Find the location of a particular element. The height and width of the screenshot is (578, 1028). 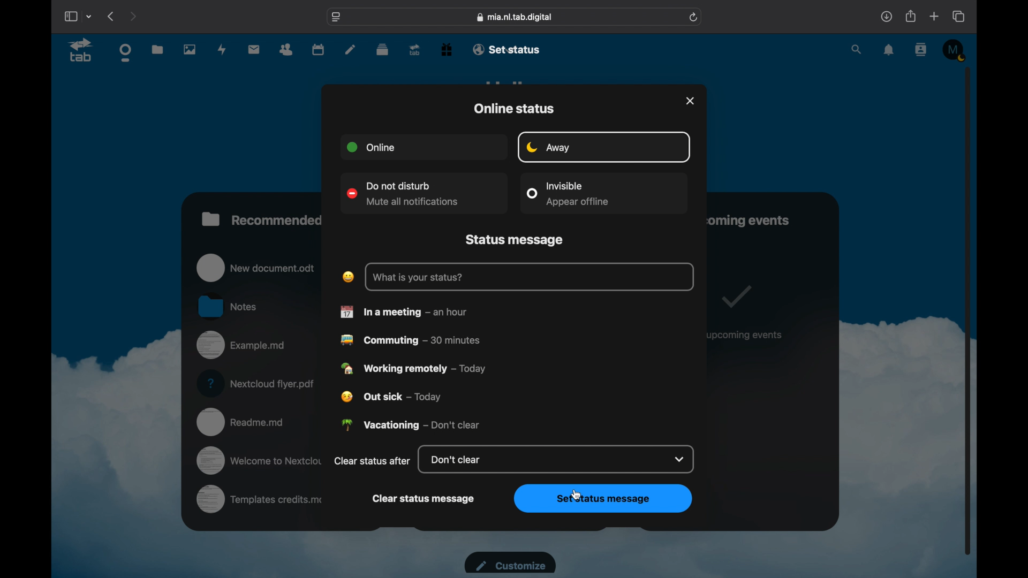

customize is located at coordinates (510, 562).